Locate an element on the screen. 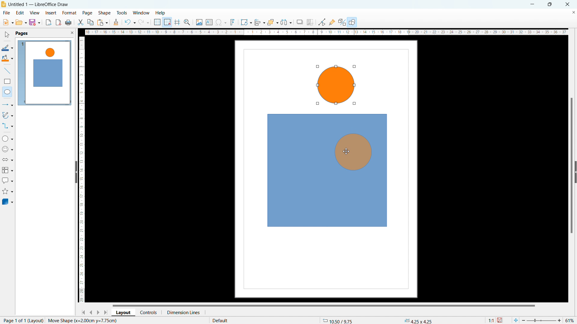 The width and height of the screenshot is (577, 324). zoom i=out is located at coordinates (524, 320).